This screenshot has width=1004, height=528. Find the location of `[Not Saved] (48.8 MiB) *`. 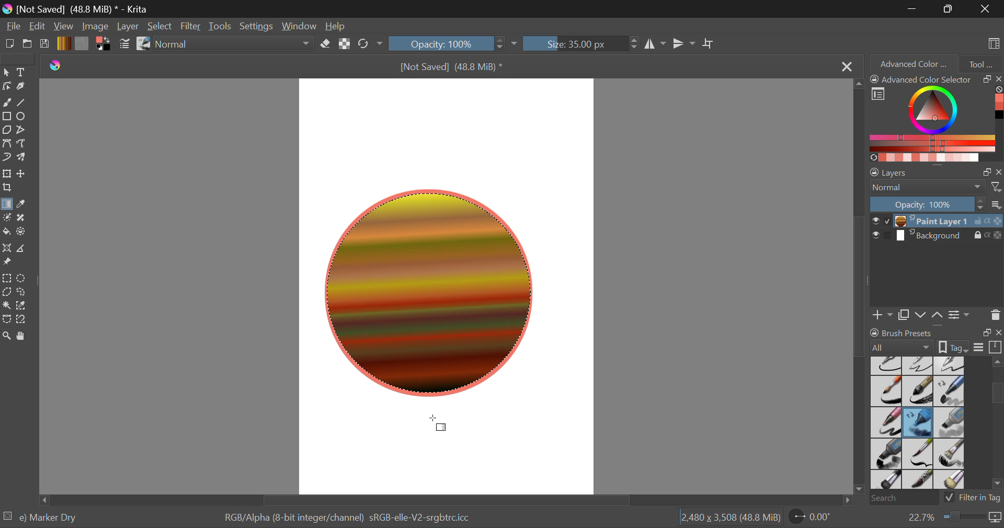

[Not Saved] (48.8 MiB) * is located at coordinates (457, 67).